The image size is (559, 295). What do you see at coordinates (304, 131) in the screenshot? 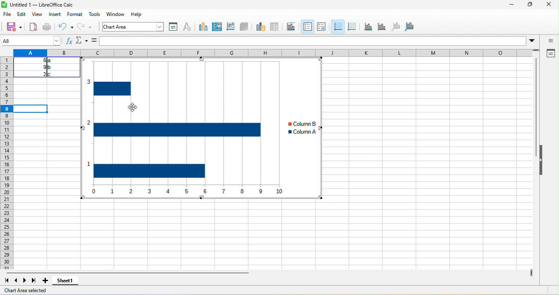
I see `column a` at bounding box center [304, 131].